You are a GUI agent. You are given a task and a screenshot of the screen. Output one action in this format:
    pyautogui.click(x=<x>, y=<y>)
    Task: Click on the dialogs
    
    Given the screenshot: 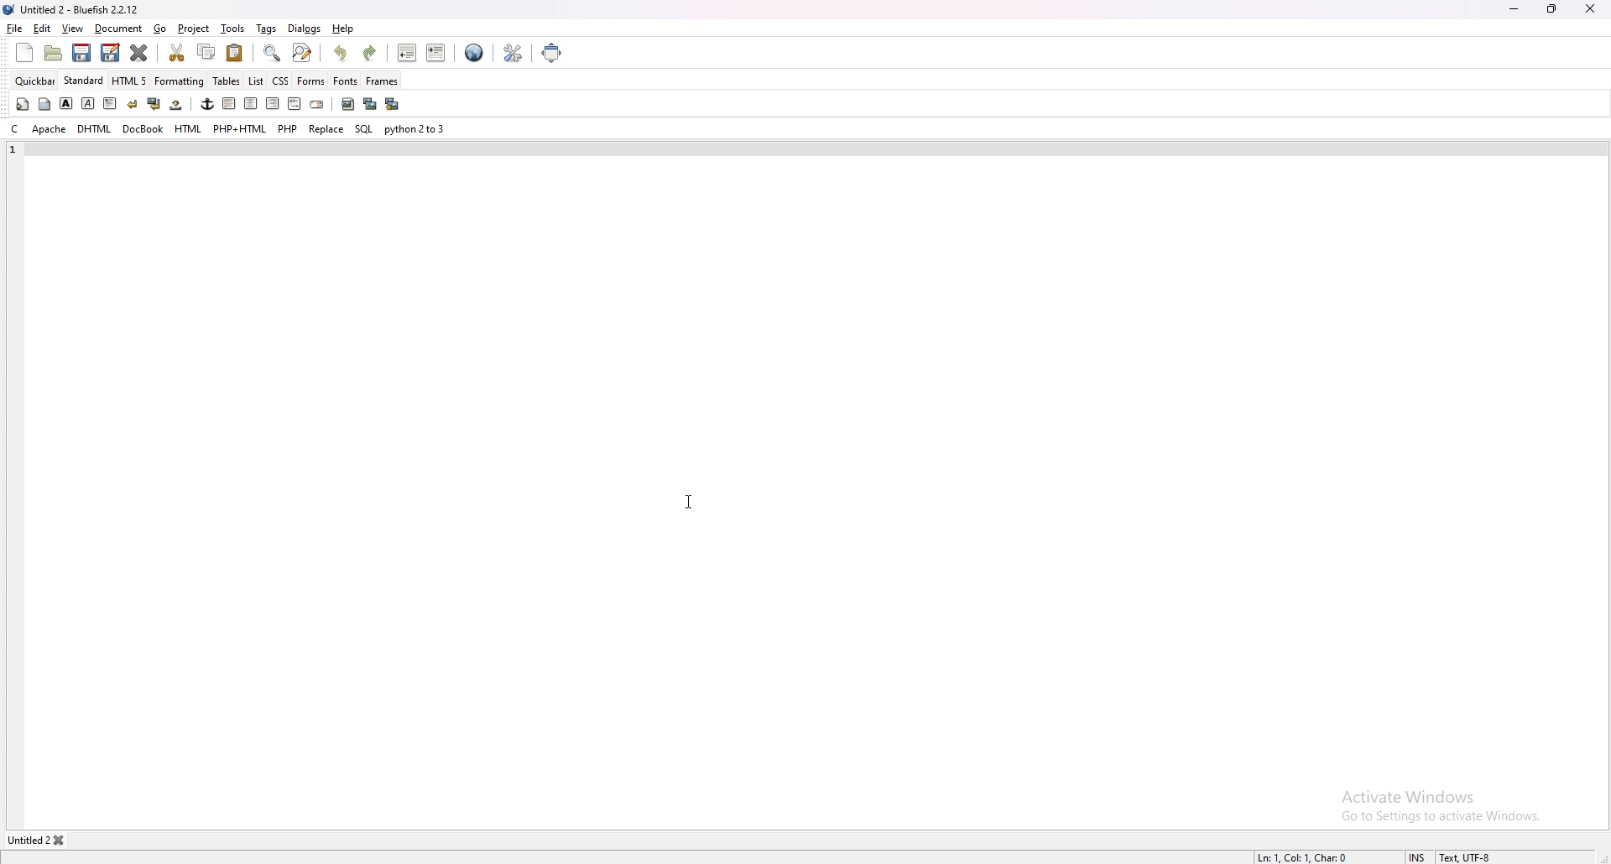 What is the action you would take?
    pyautogui.click(x=305, y=28)
    